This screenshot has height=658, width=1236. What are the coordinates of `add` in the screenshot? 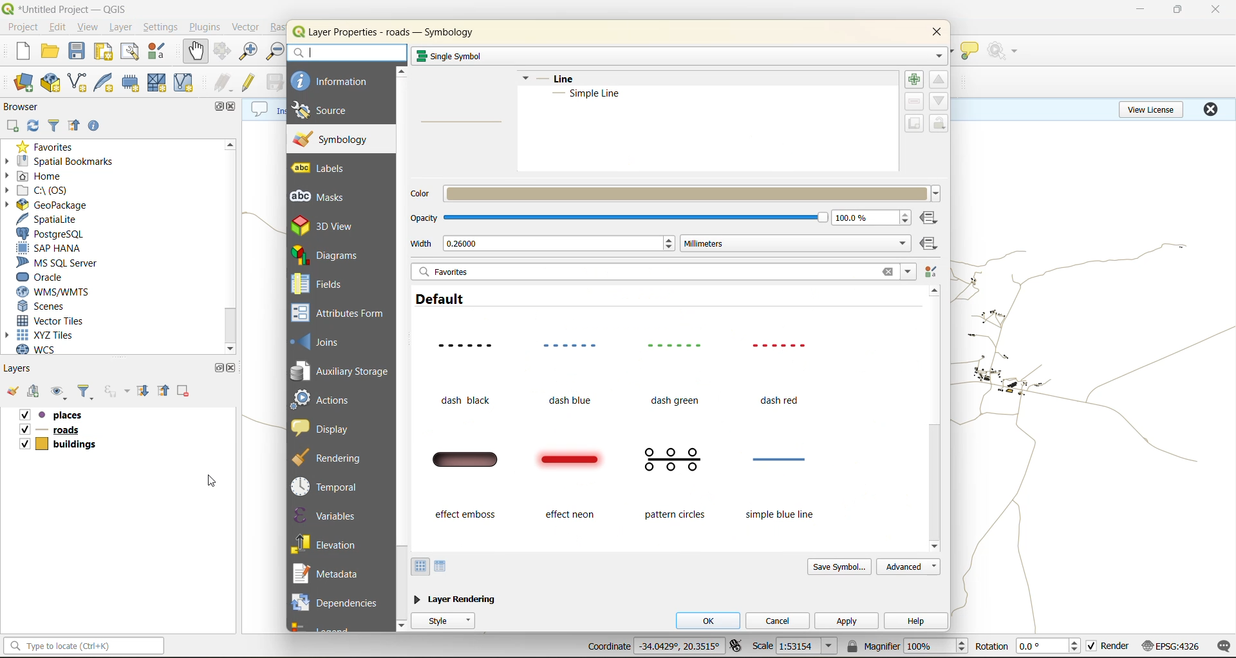 It's located at (12, 128).